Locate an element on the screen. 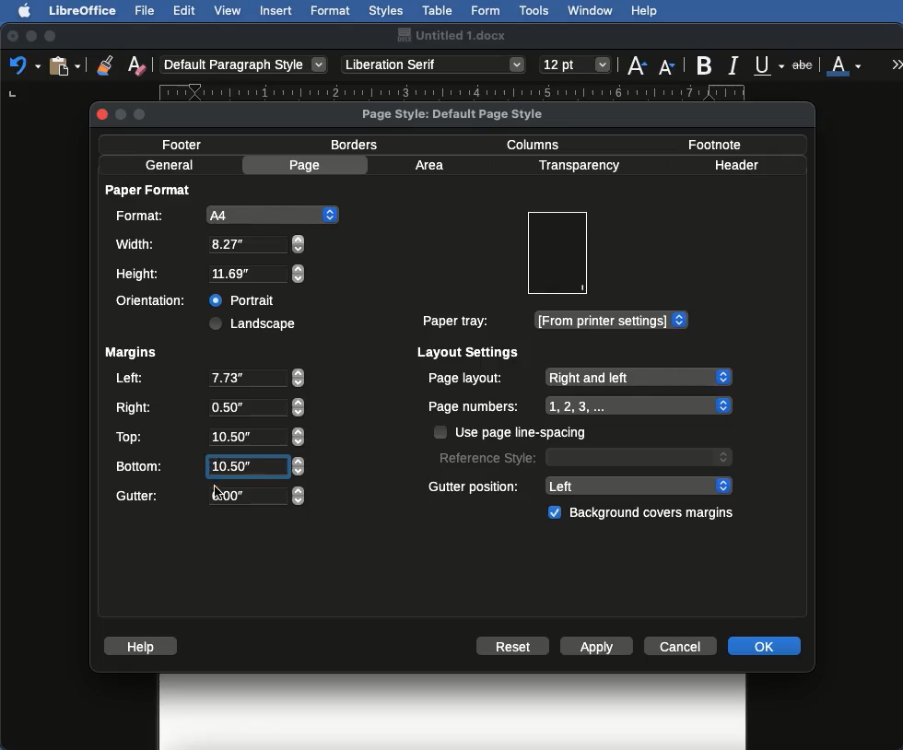 This screenshot has width=903, height=750. Underline is located at coordinates (770, 66).